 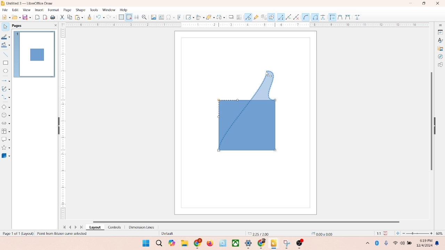 I want to click on copy, so click(x=70, y=18).